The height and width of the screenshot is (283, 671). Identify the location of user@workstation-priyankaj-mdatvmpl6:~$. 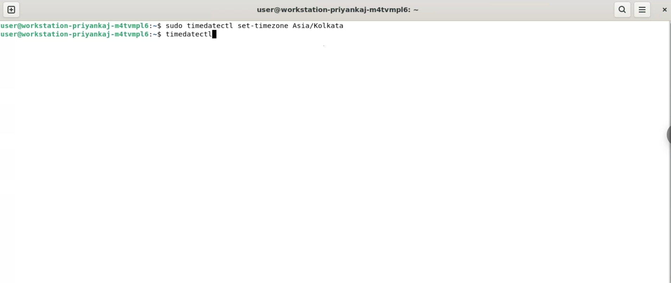
(83, 34).